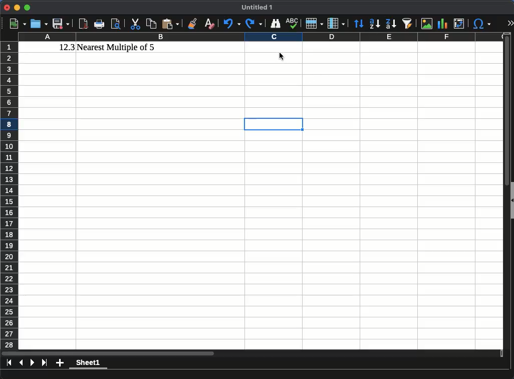 The height and width of the screenshot is (379, 514). I want to click on pdf reader, so click(84, 24).